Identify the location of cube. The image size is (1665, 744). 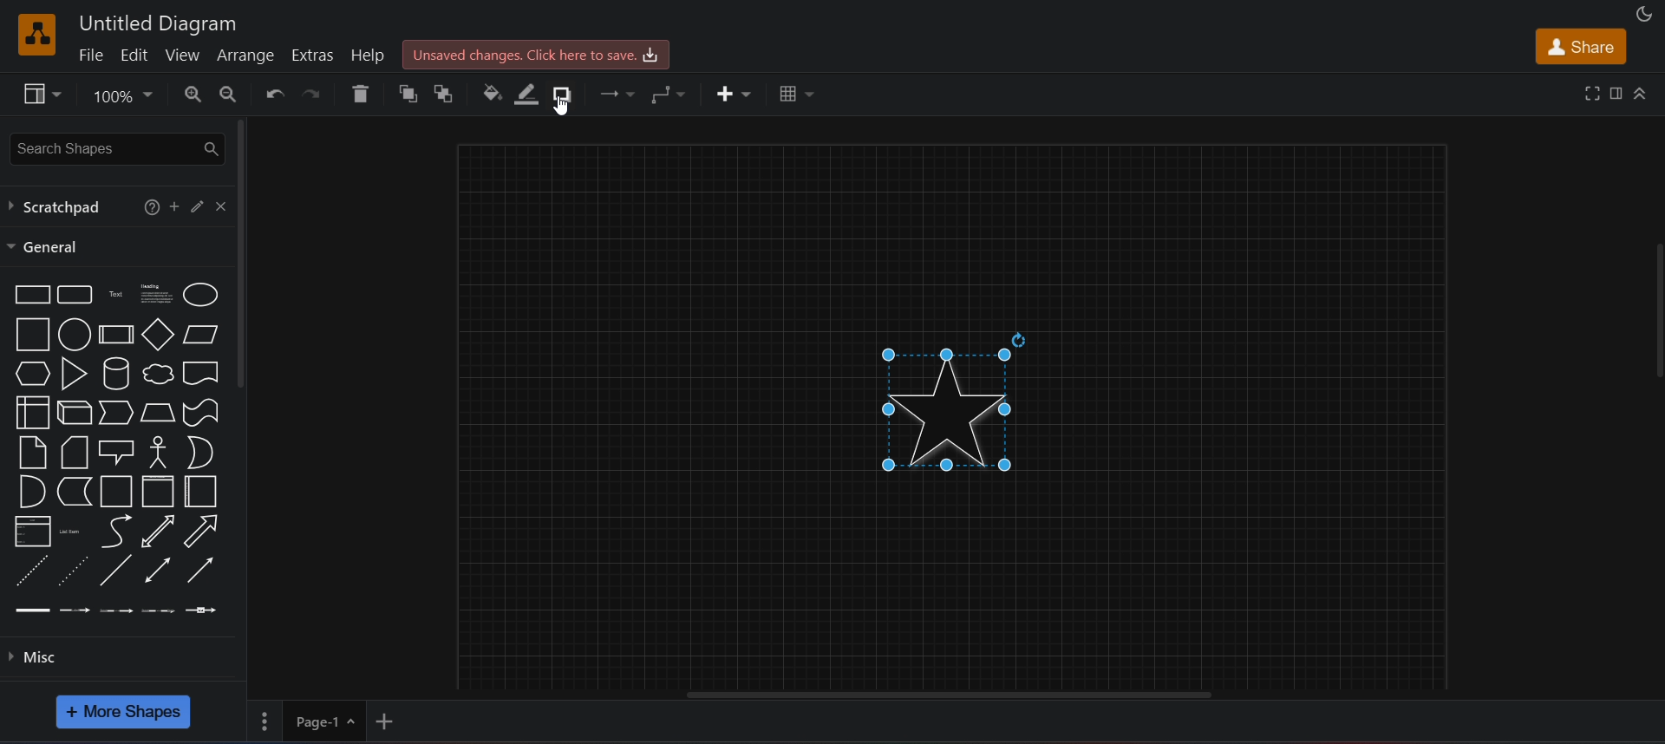
(75, 414).